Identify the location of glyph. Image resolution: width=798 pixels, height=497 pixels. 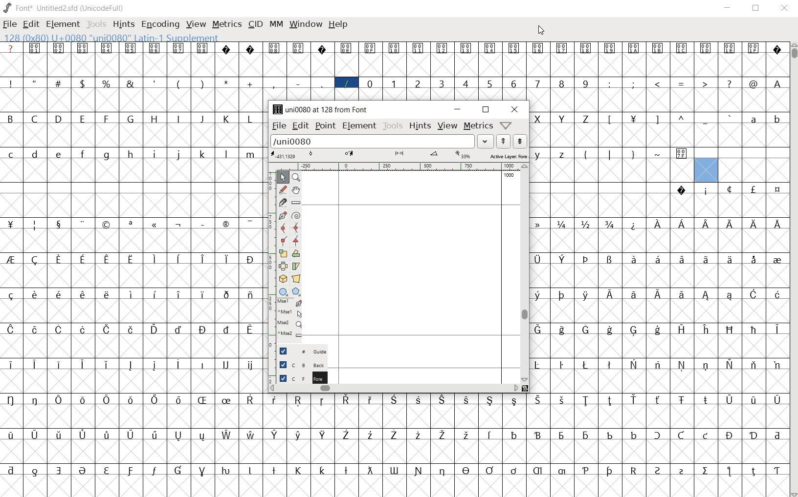
(249, 119).